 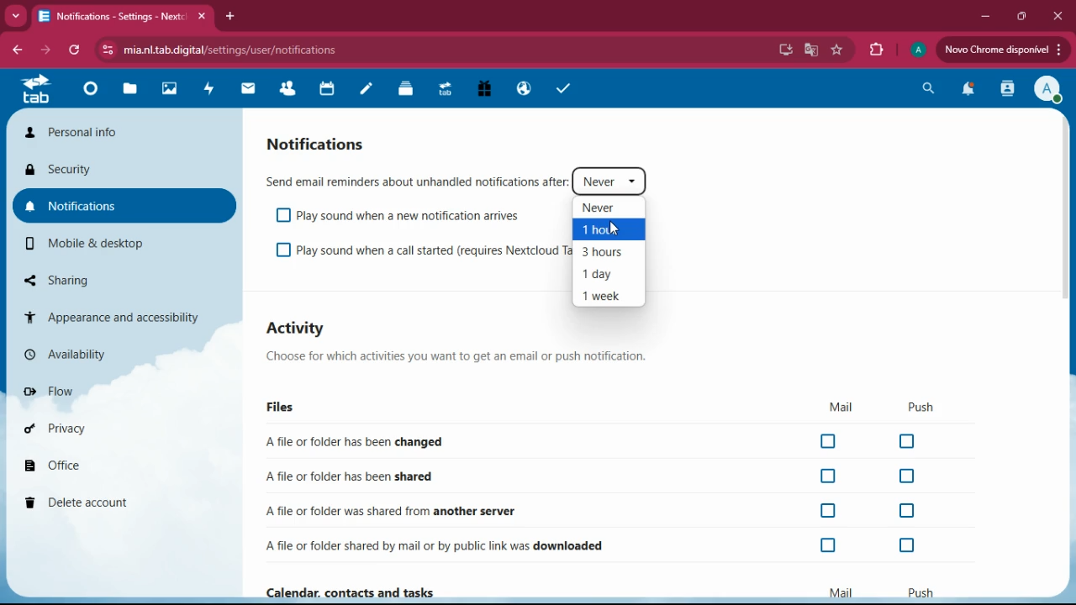 I want to click on sharing, so click(x=91, y=280).